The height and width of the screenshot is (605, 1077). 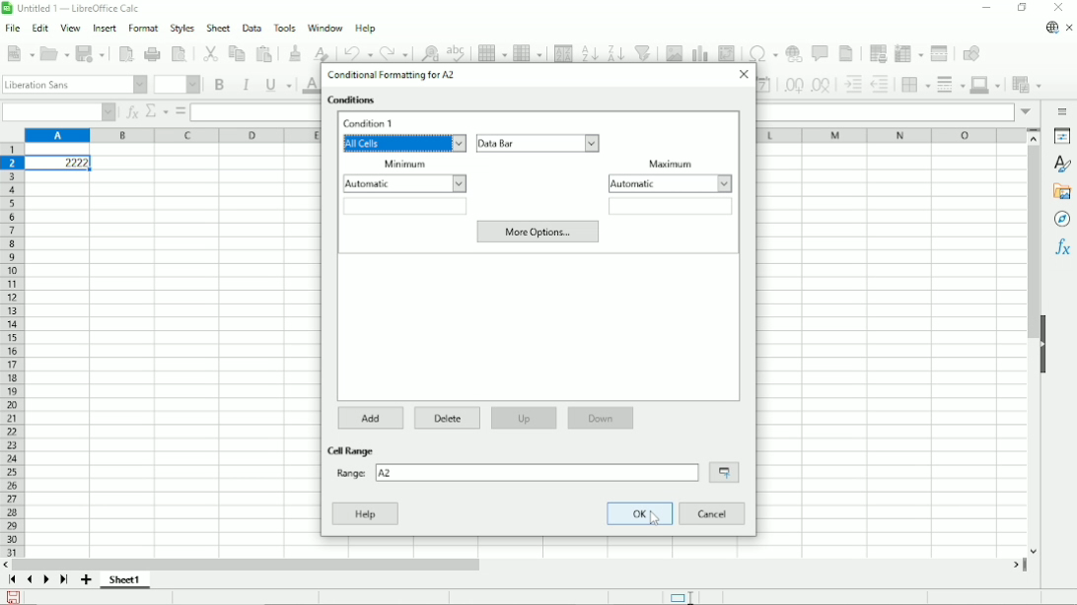 What do you see at coordinates (157, 110) in the screenshot?
I see `Select function` at bounding box center [157, 110].